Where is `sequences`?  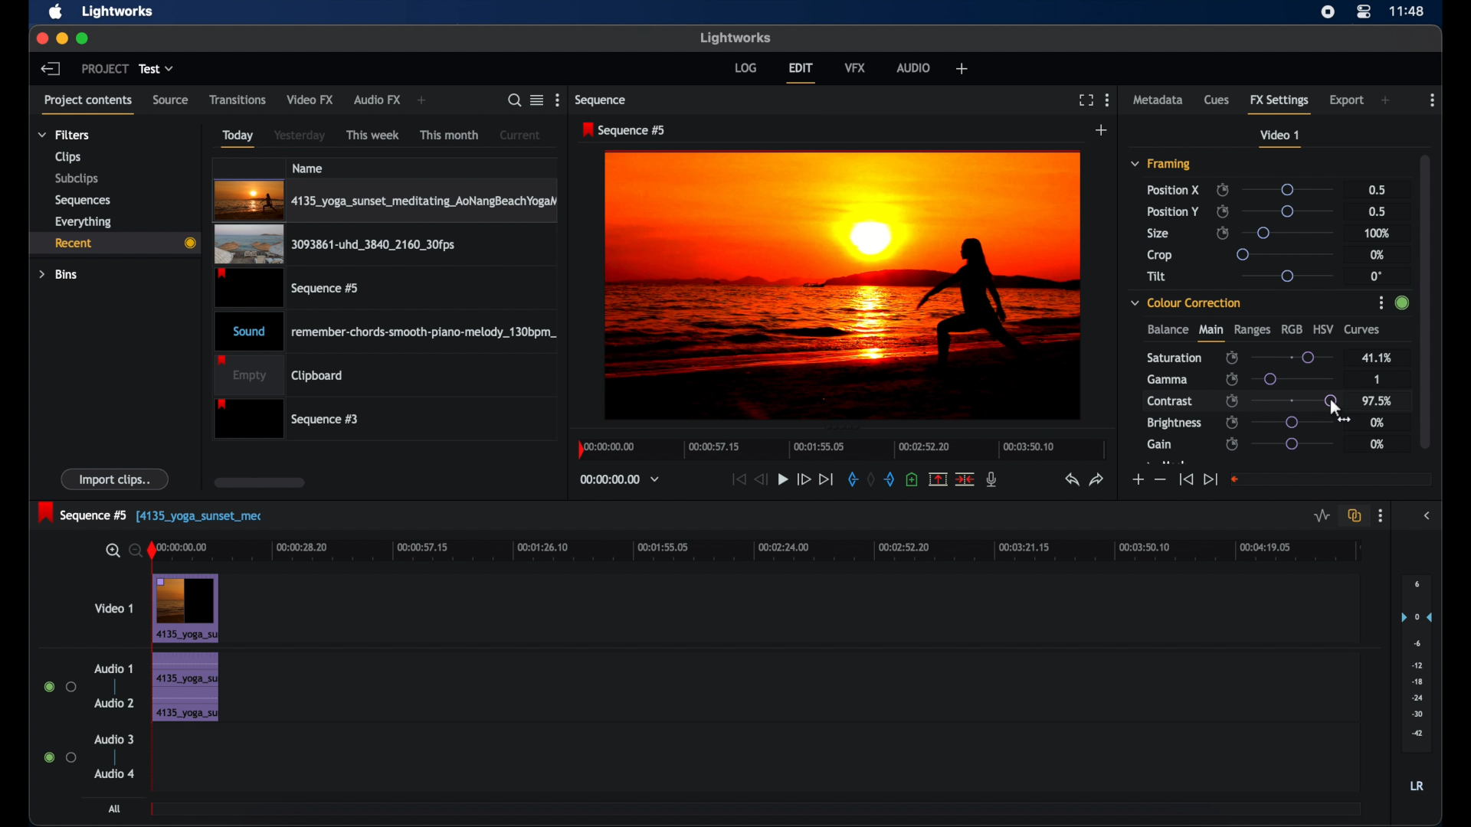 sequences is located at coordinates (83, 199).